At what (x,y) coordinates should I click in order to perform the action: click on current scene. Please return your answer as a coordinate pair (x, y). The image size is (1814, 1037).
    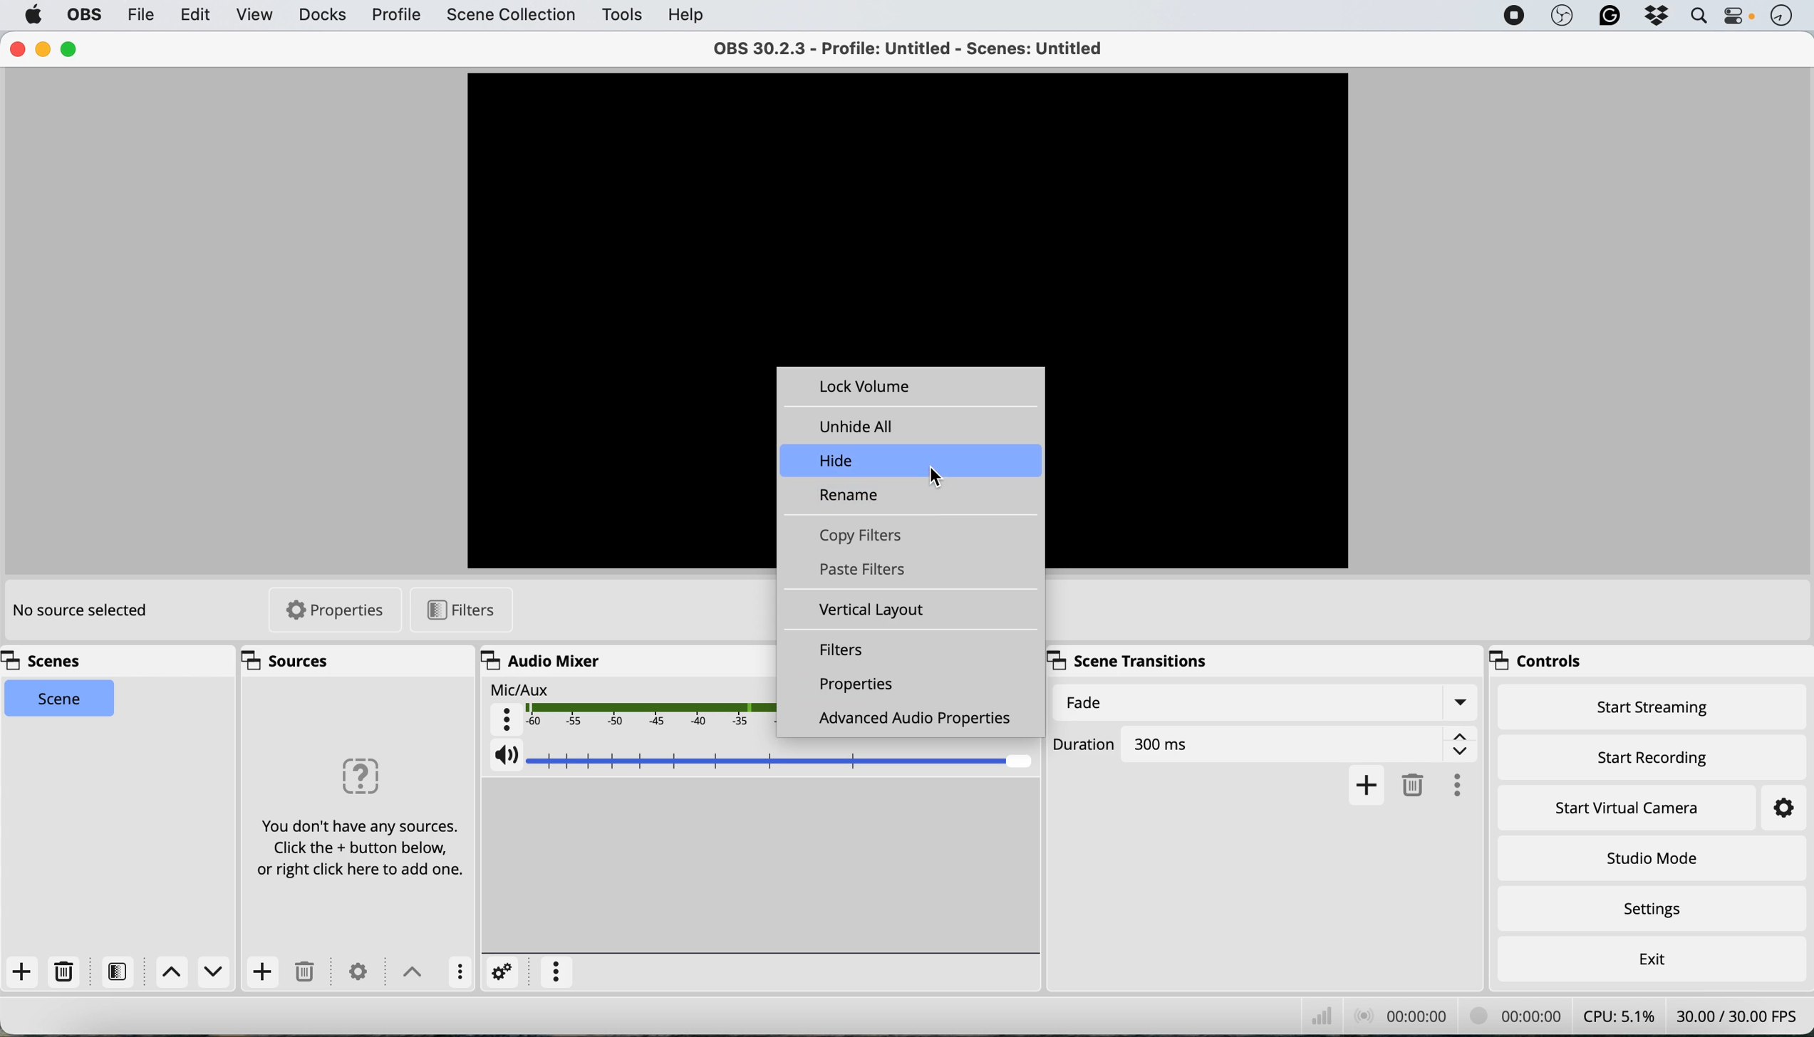
    Looking at the image, I should click on (58, 699).